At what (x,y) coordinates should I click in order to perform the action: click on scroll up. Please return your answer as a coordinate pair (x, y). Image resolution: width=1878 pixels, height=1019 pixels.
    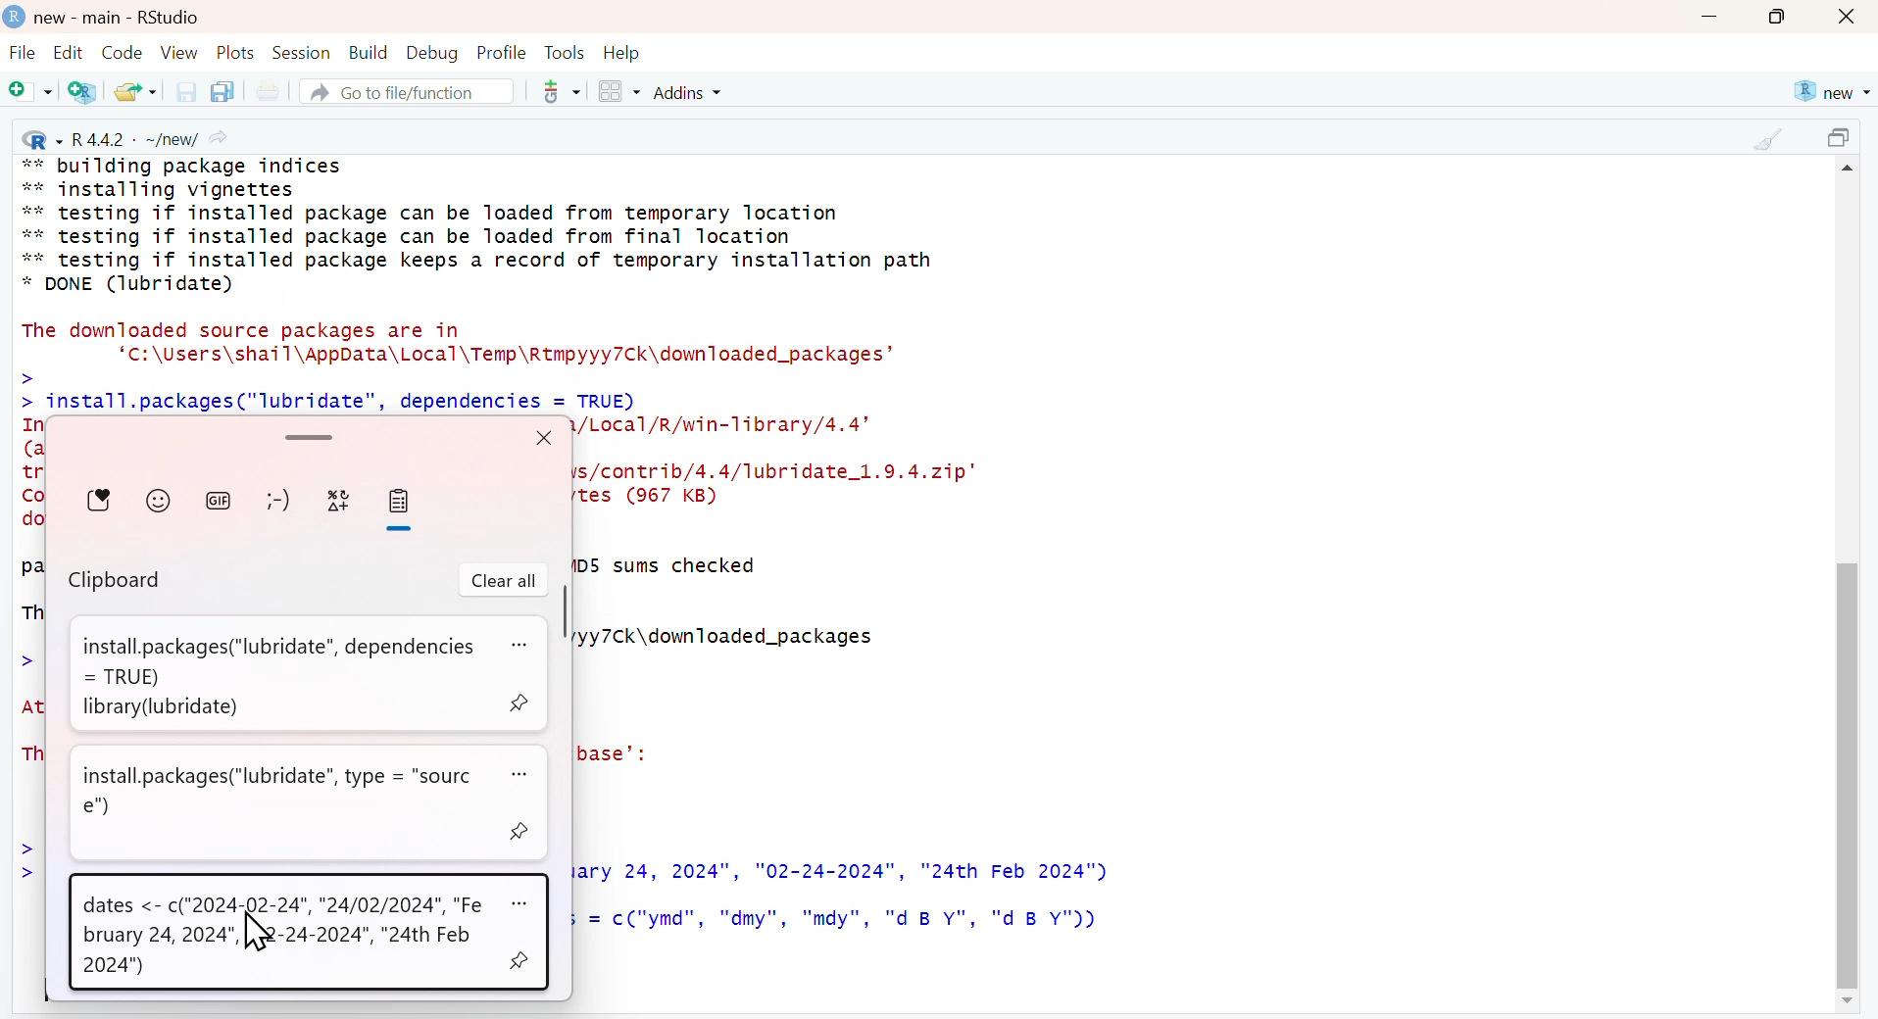
    Looking at the image, I should click on (1851, 171).